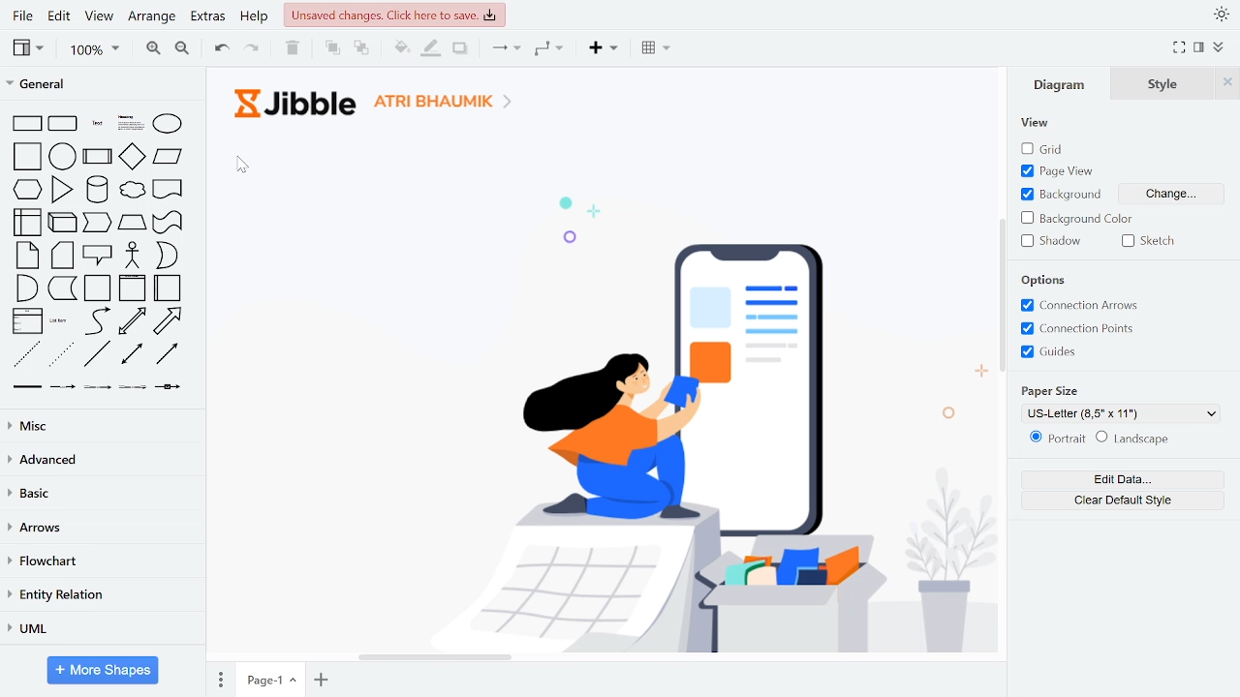  Describe the element at coordinates (62, 188) in the screenshot. I see `general shapes` at that location.